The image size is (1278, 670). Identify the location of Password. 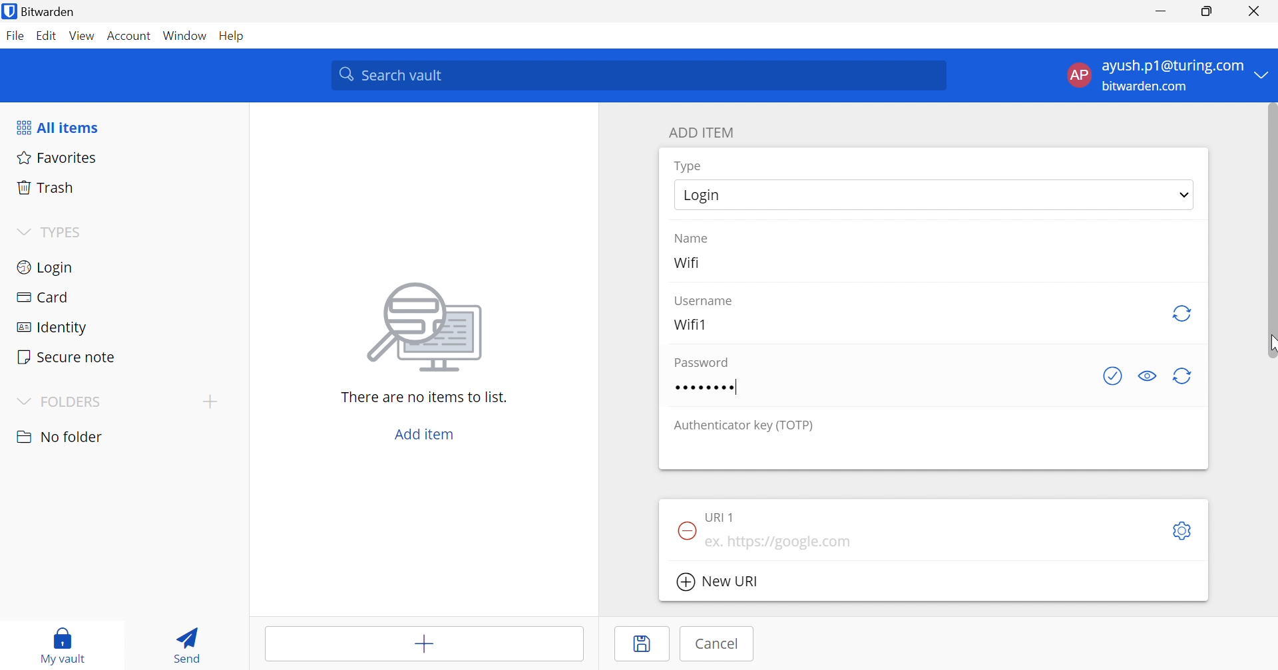
(706, 362).